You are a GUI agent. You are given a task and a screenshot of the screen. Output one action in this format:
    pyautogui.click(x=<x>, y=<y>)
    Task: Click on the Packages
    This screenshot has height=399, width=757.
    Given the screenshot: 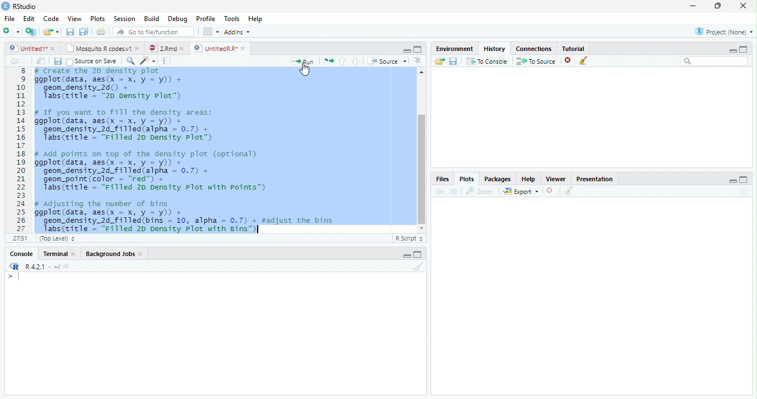 What is the action you would take?
    pyautogui.click(x=497, y=180)
    